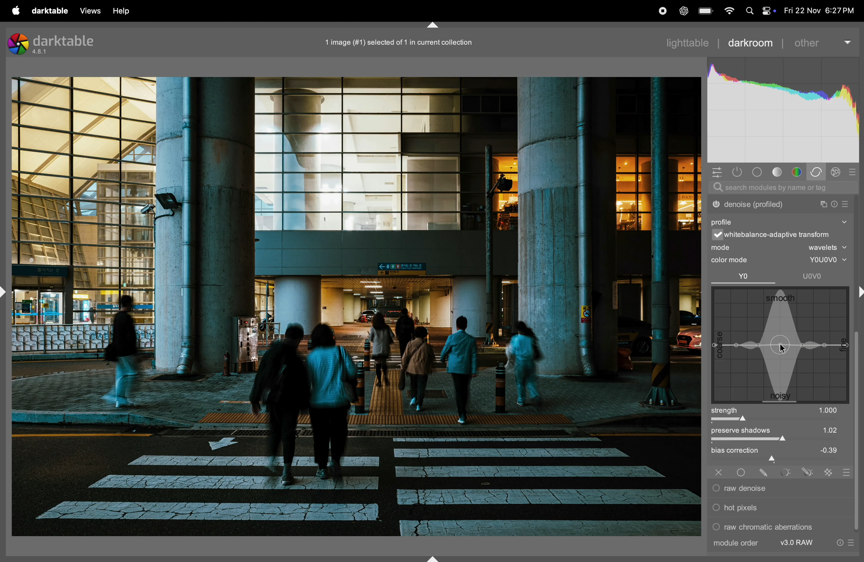 This screenshot has width=864, height=562. I want to click on wifi, so click(729, 11).